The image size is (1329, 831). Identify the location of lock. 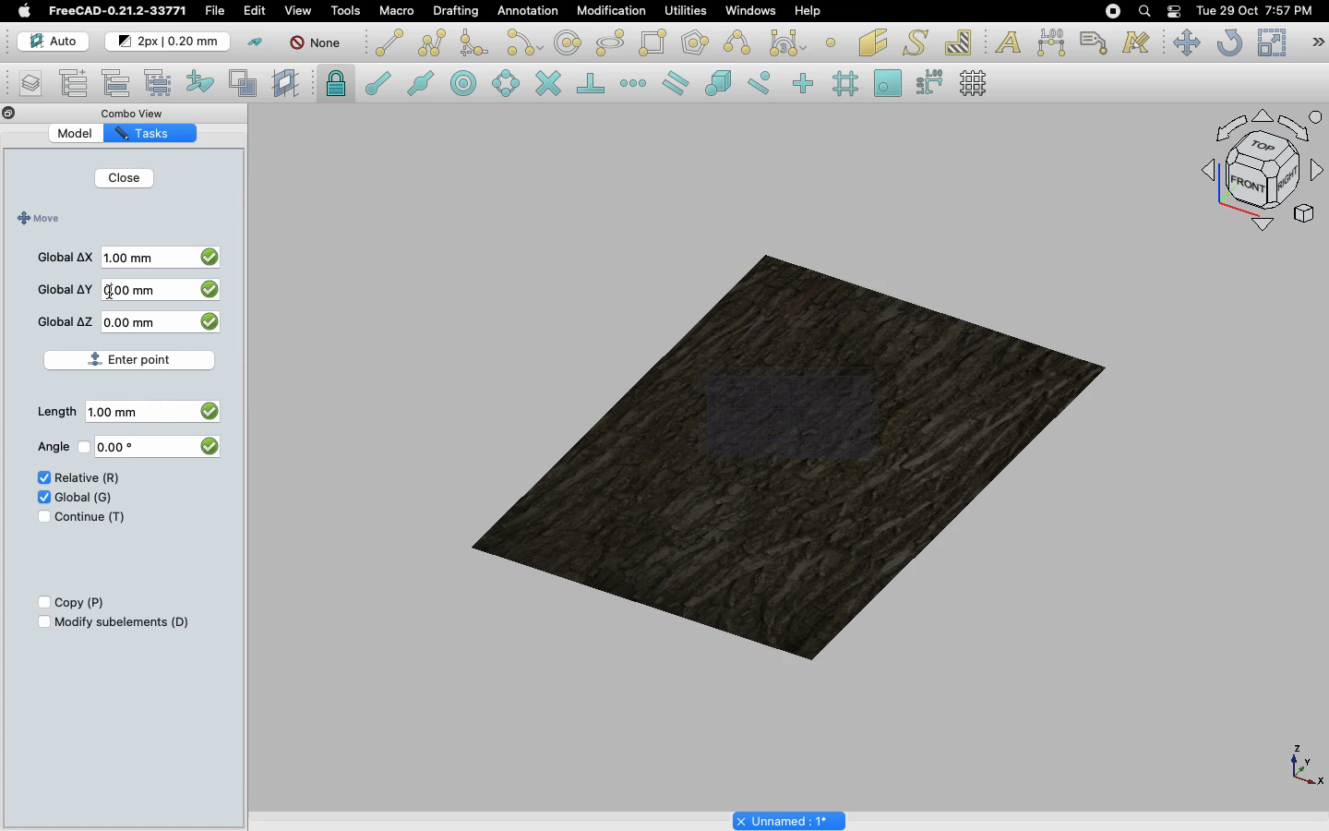
(337, 86).